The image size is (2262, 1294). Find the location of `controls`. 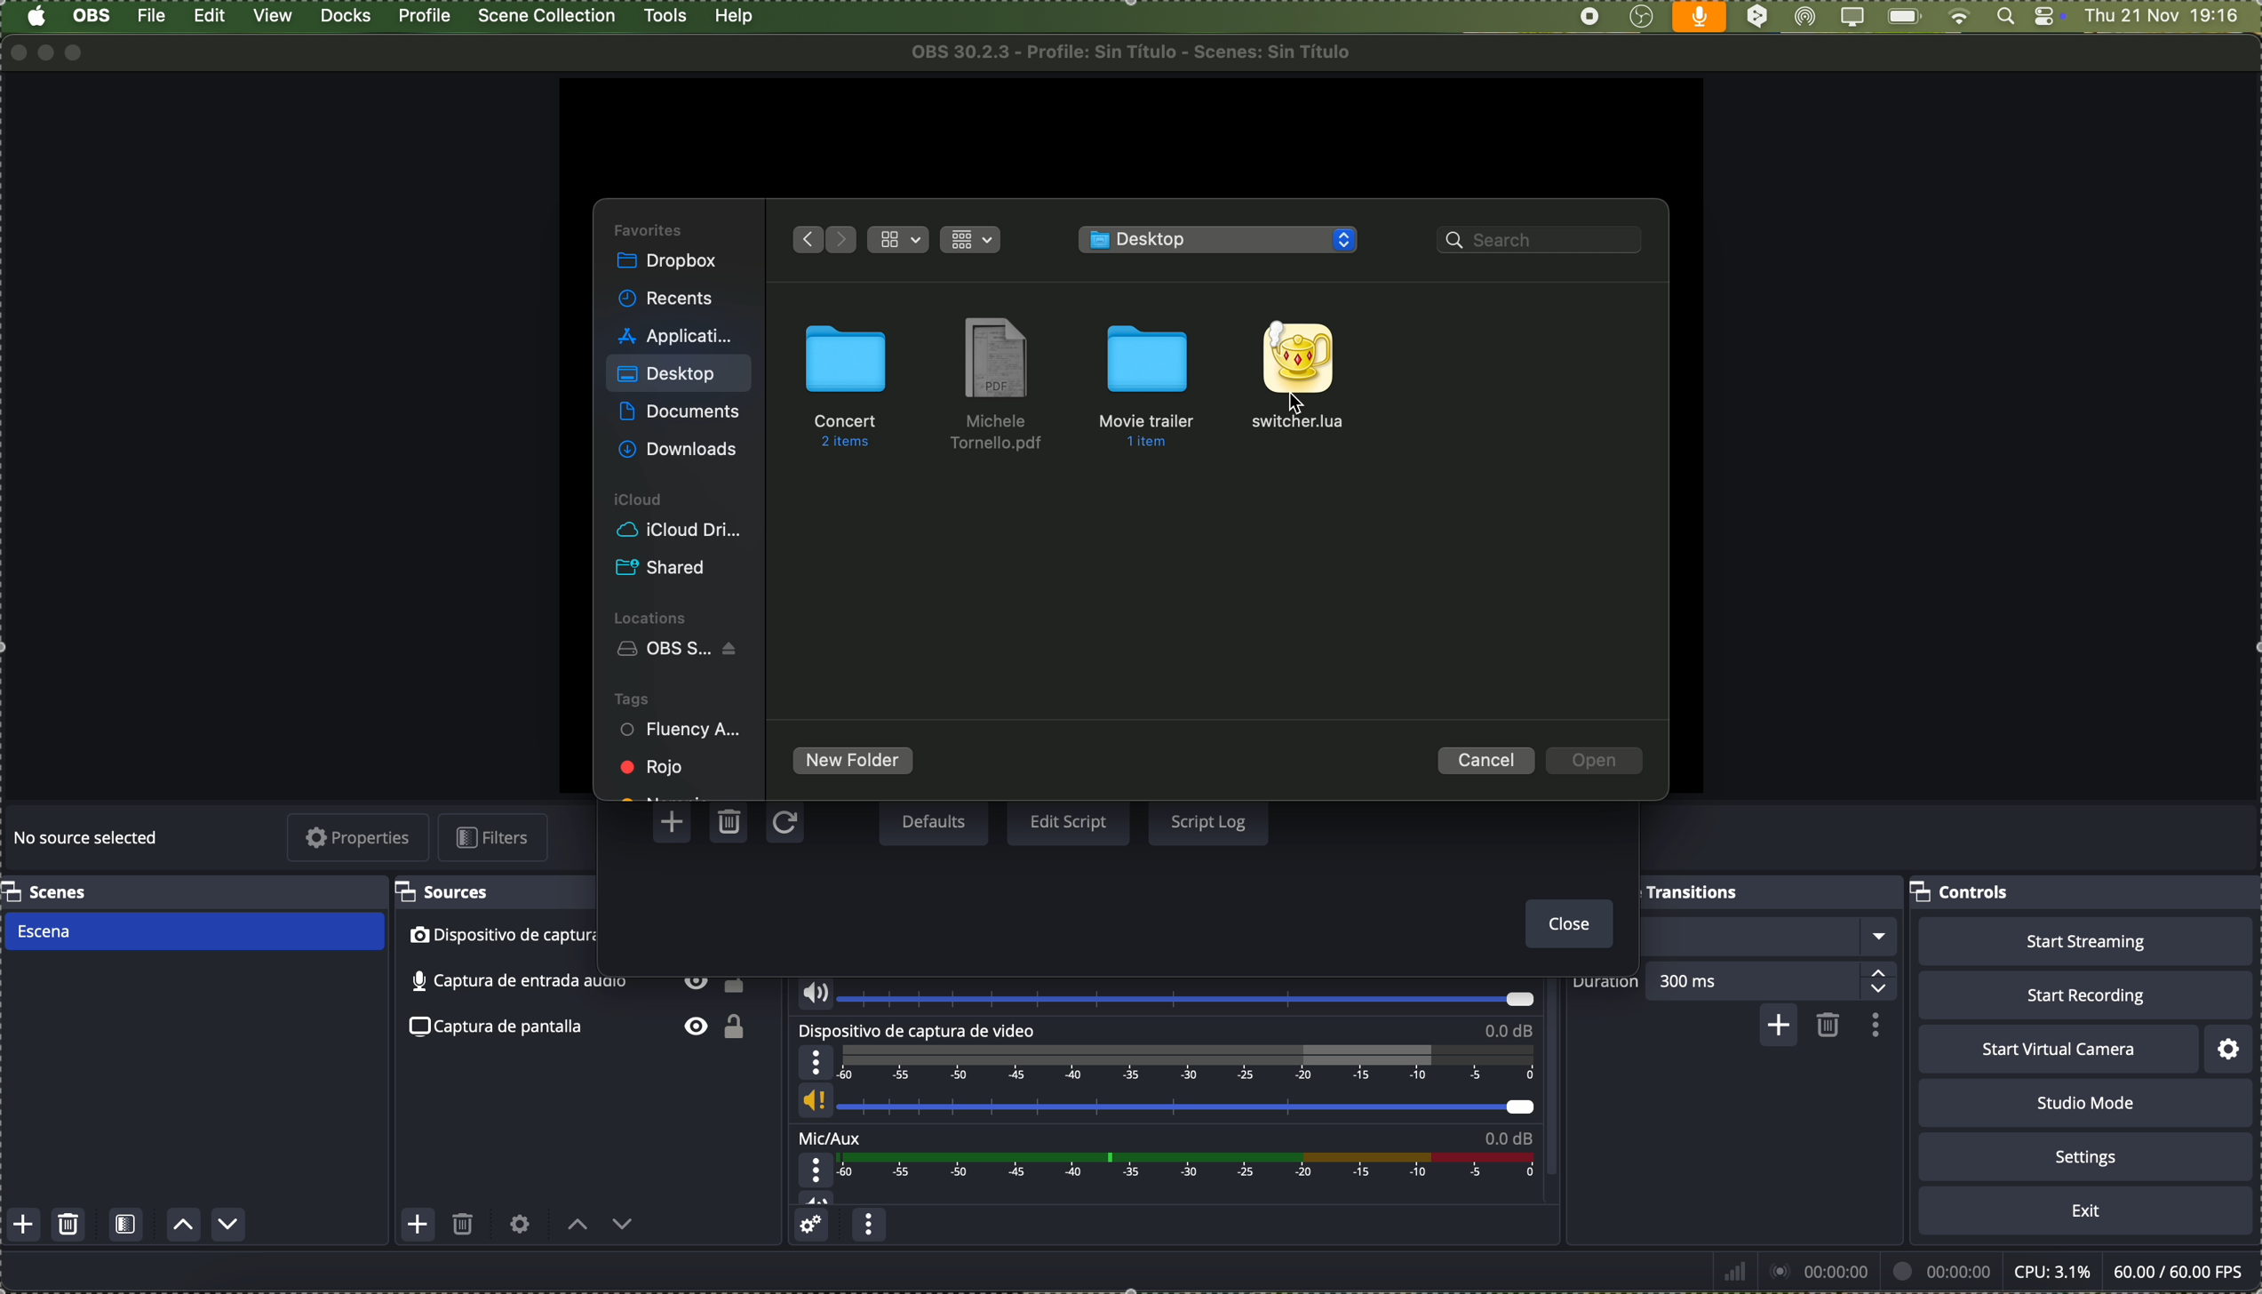

controls is located at coordinates (2049, 18).